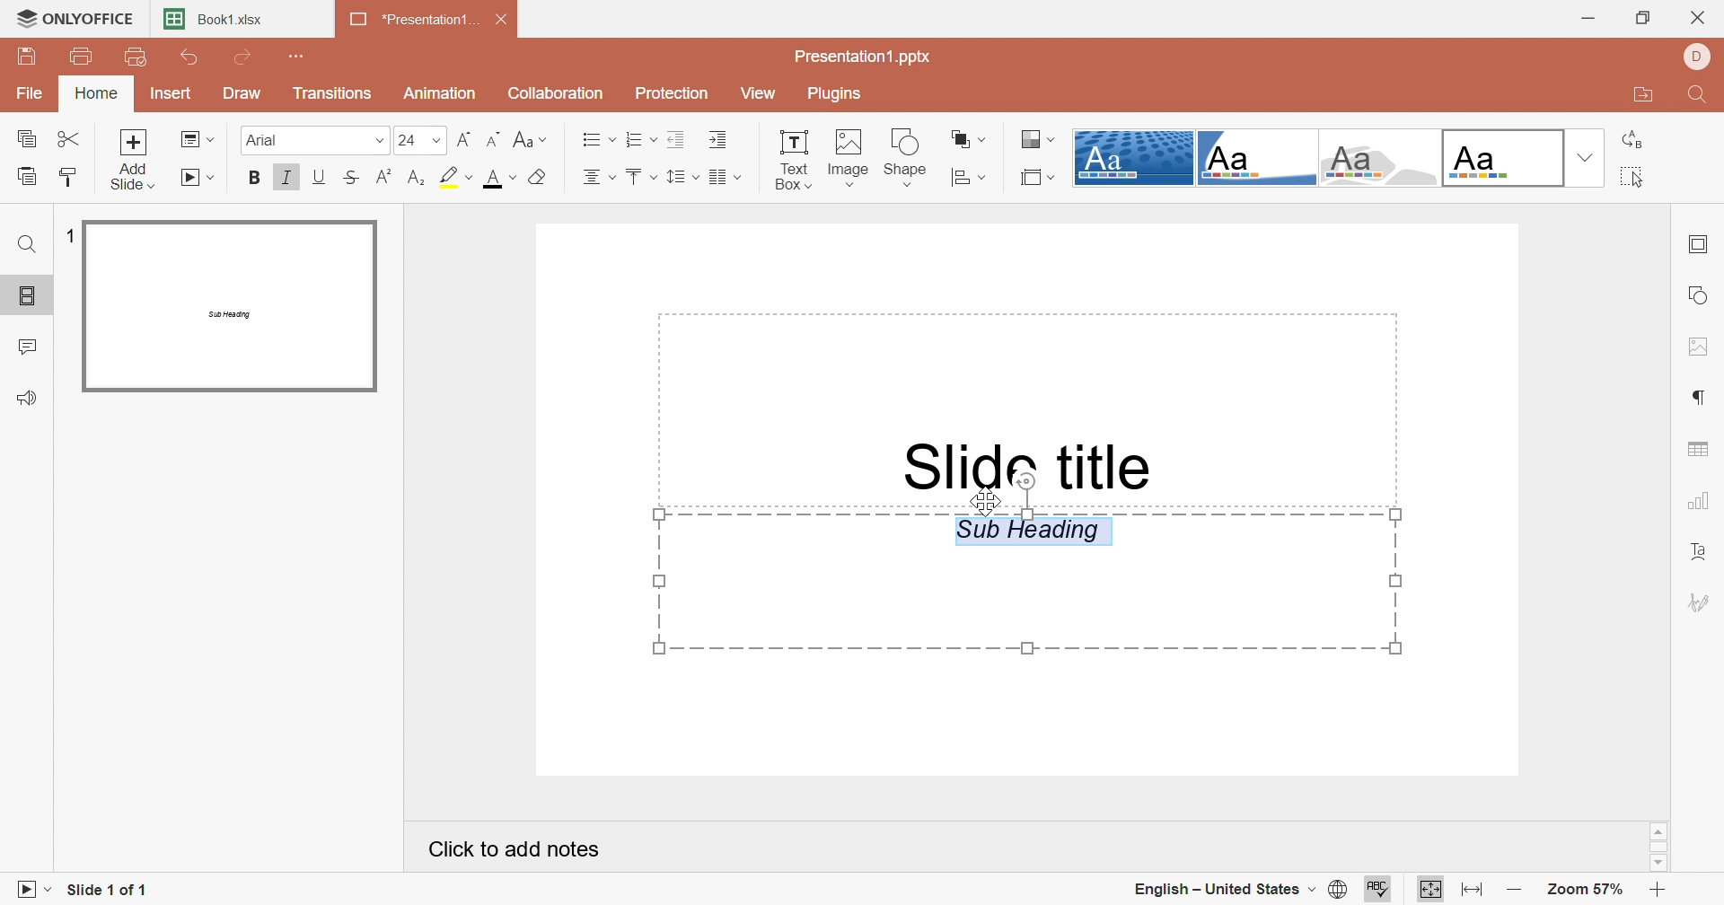 This screenshot has height=905, width=1724. I want to click on Font color, so click(497, 178).